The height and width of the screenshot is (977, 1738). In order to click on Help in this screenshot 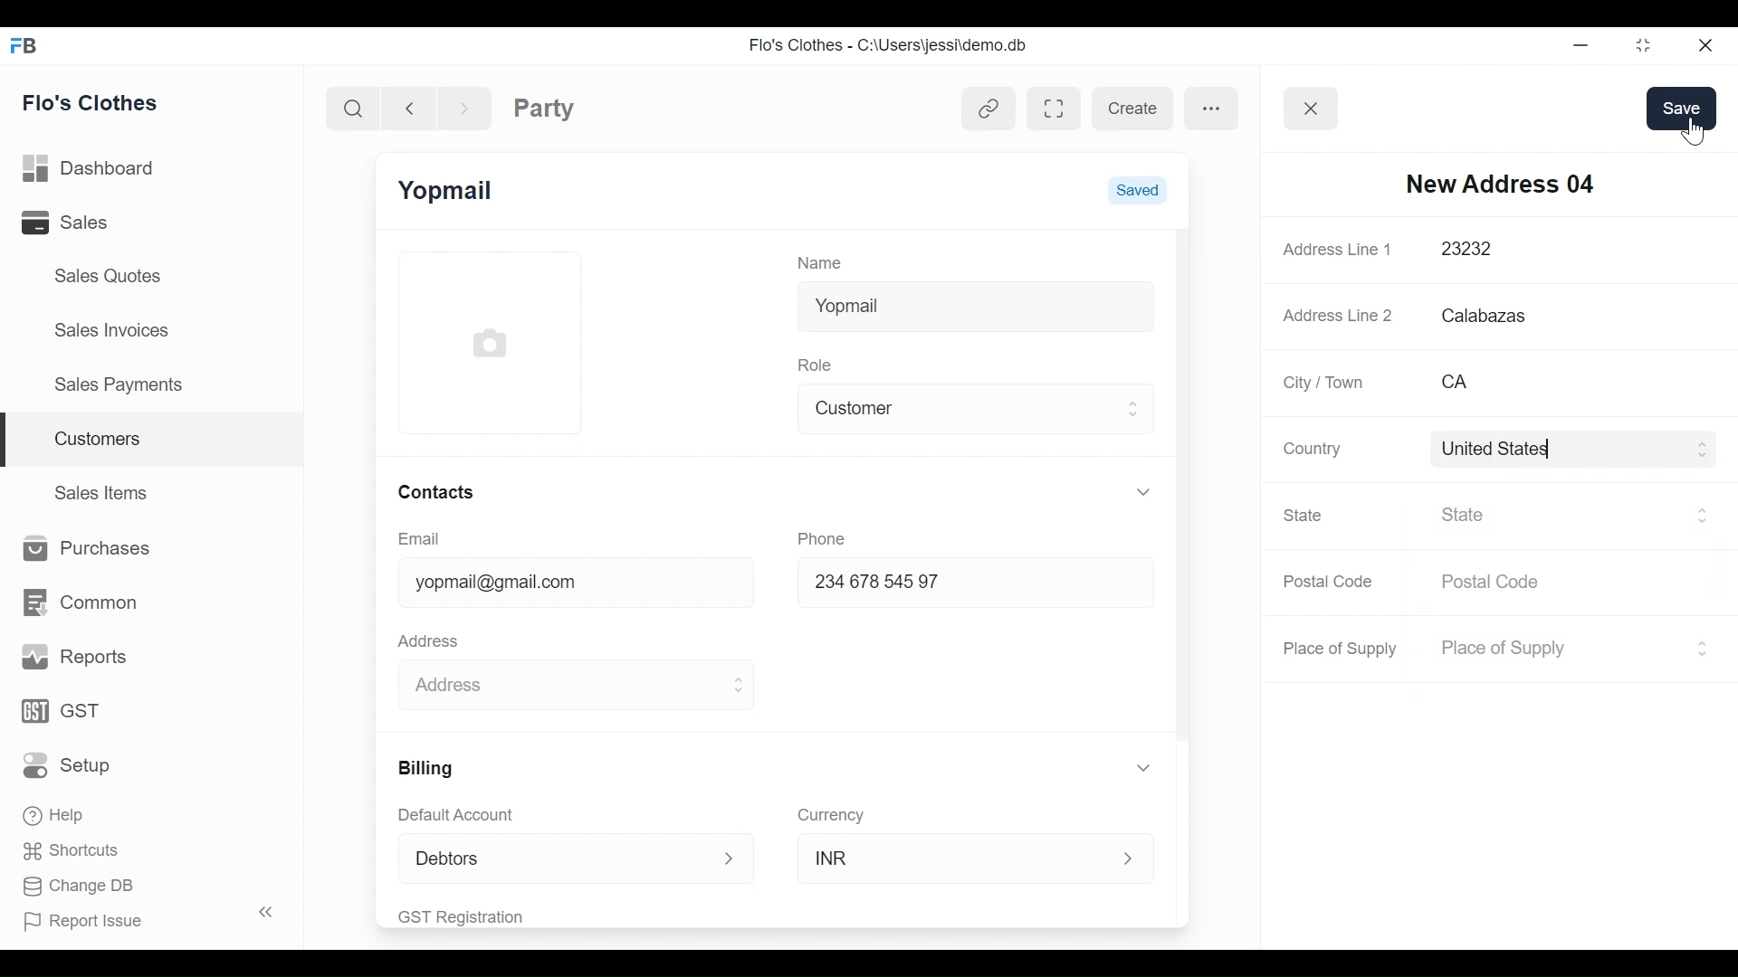, I will do `click(56, 812)`.